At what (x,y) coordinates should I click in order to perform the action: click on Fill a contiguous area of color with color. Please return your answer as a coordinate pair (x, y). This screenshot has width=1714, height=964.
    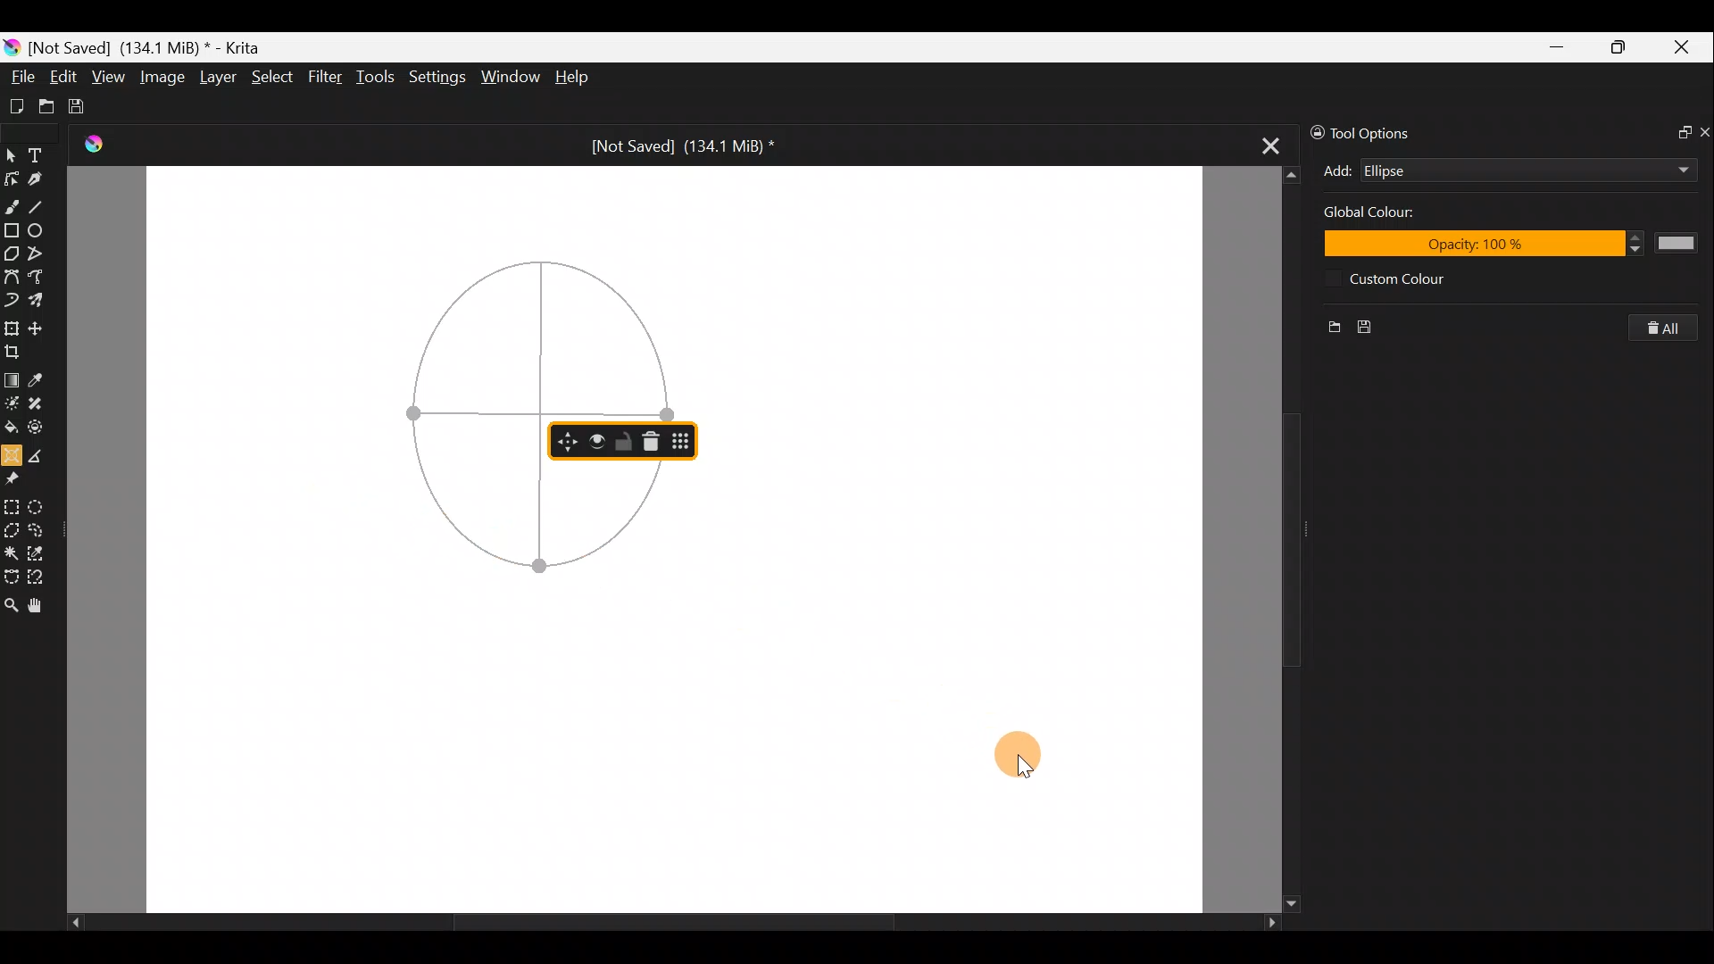
    Looking at the image, I should click on (11, 428).